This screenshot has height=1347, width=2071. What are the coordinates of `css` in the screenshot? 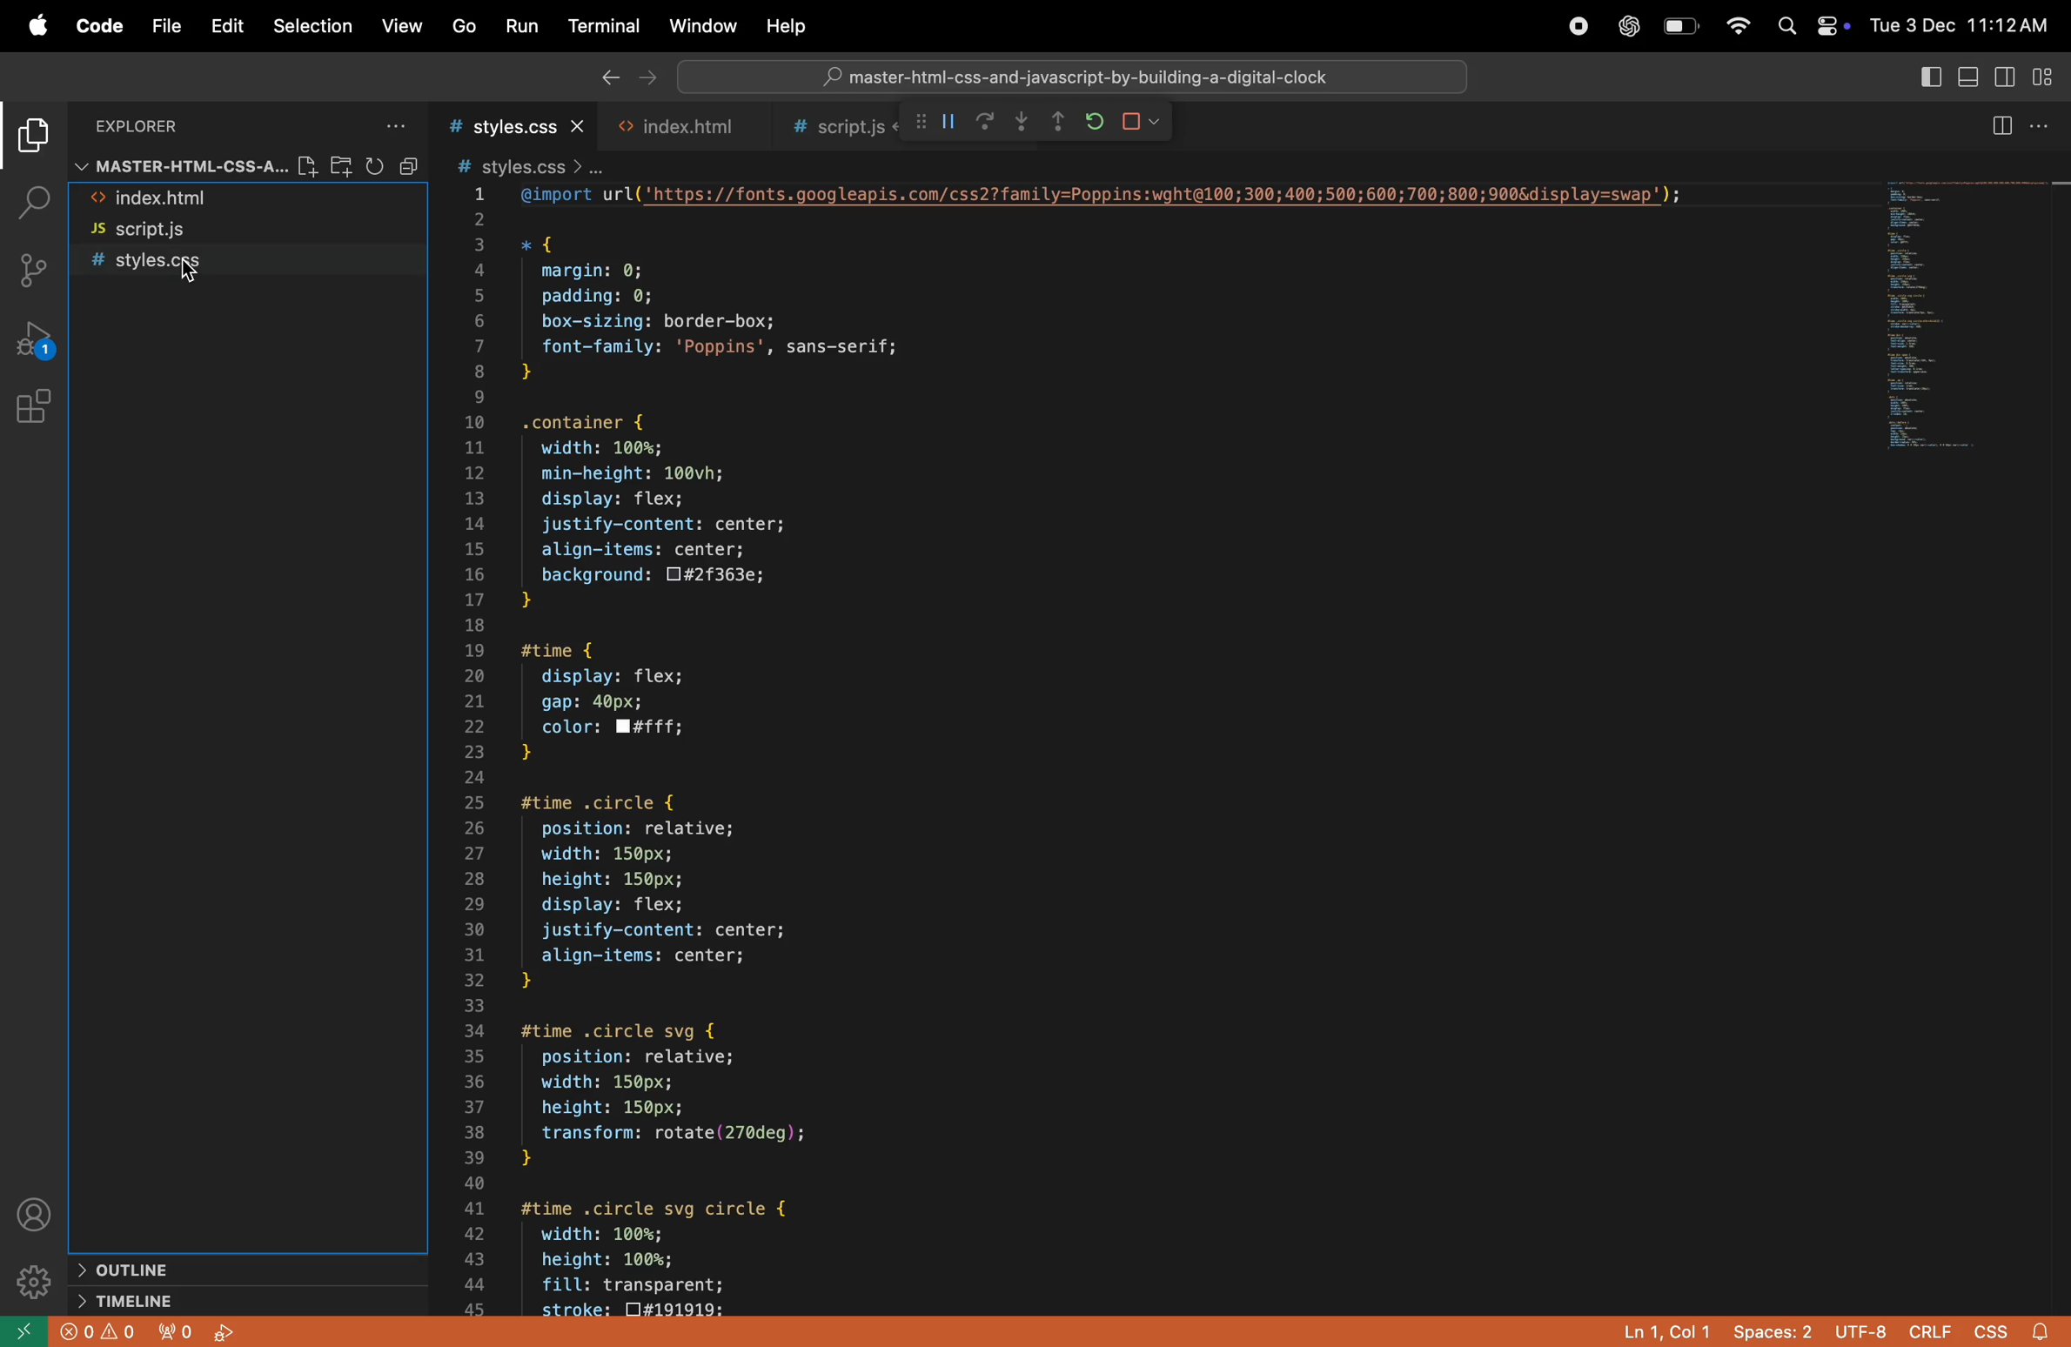 It's located at (1993, 1329).